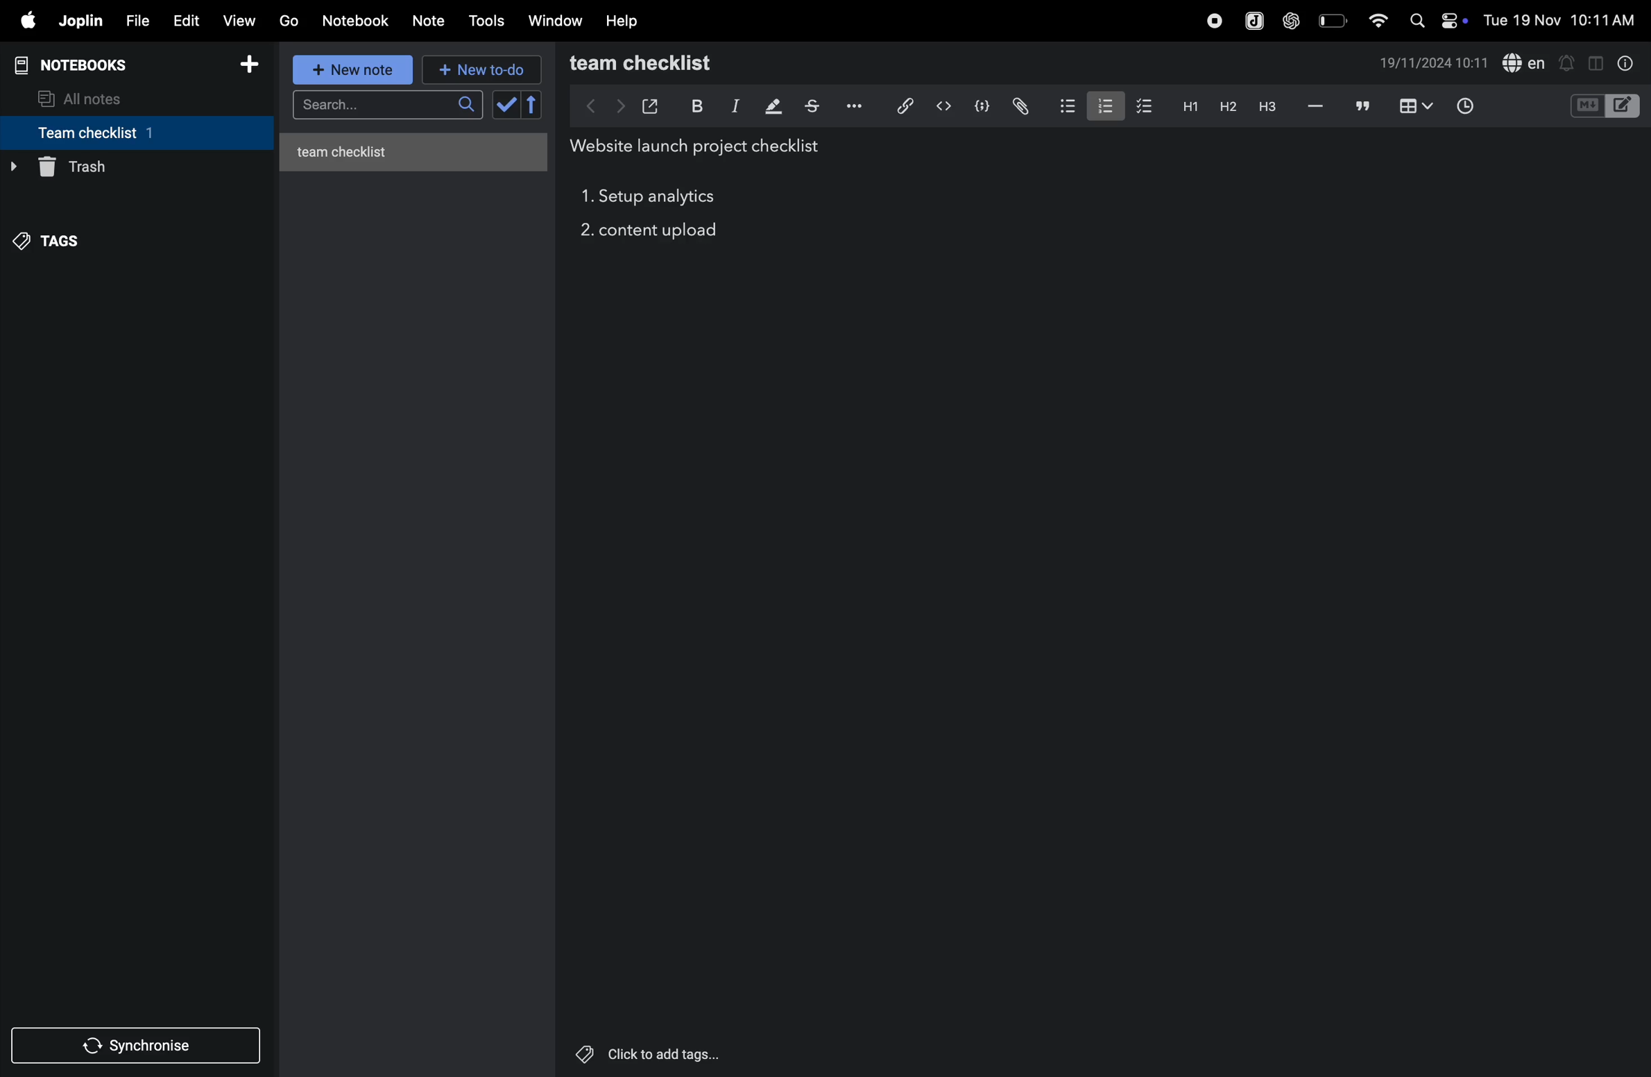 This screenshot has width=1651, height=1077. Describe the element at coordinates (670, 63) in the screenshot. I see `team checklist` at that location.